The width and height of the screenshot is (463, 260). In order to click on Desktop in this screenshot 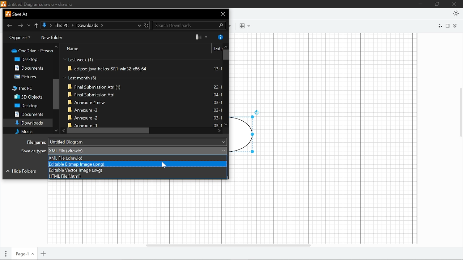, I will do `click(26, 106)`.